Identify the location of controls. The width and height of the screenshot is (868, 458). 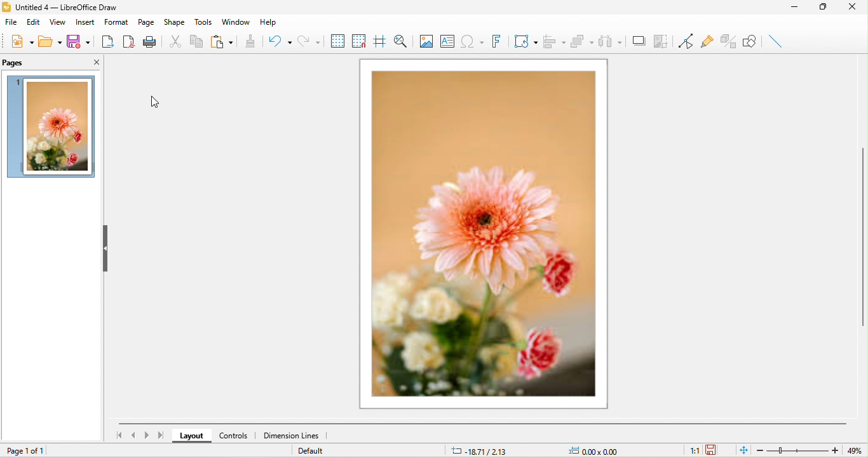
(234, 436).